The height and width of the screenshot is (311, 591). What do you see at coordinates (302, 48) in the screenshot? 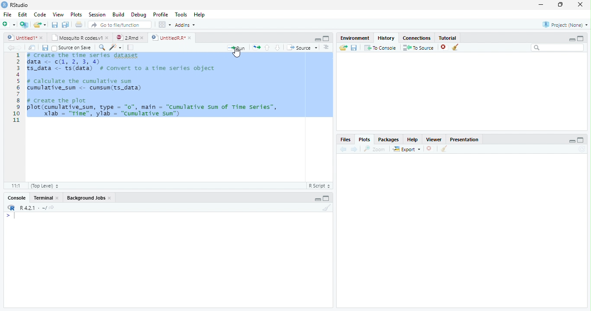
I see `Source` at bounding box center [302, 48].